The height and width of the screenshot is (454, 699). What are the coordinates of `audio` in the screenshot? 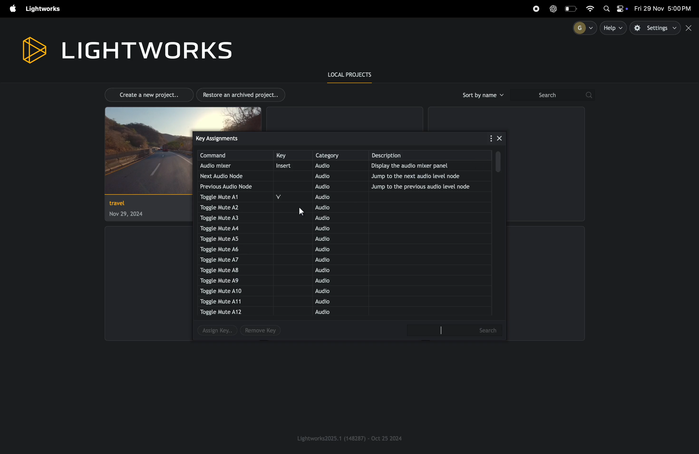 It's located at (324, 239).